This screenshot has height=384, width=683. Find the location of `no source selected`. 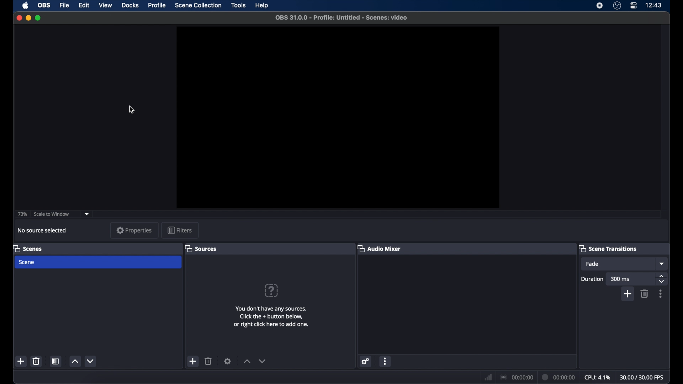

no source selected is located at coordinates (42, 230).